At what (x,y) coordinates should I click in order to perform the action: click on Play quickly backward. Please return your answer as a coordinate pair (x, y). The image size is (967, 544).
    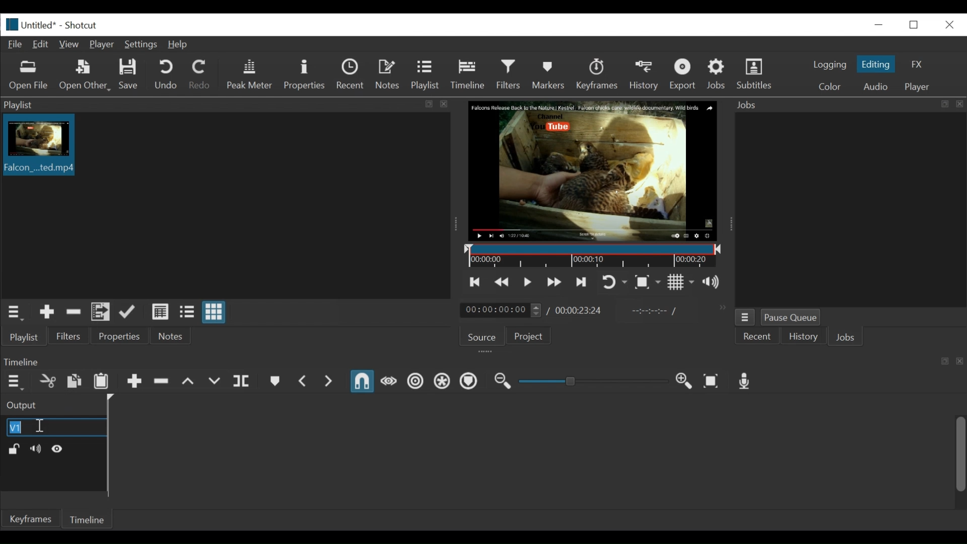
    Looking at the image, I should click on (503, 282).